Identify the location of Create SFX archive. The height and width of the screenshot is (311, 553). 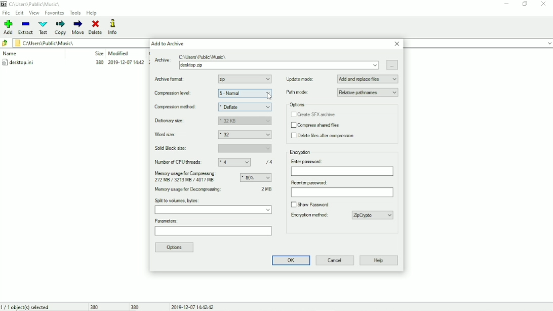
(313, 114).